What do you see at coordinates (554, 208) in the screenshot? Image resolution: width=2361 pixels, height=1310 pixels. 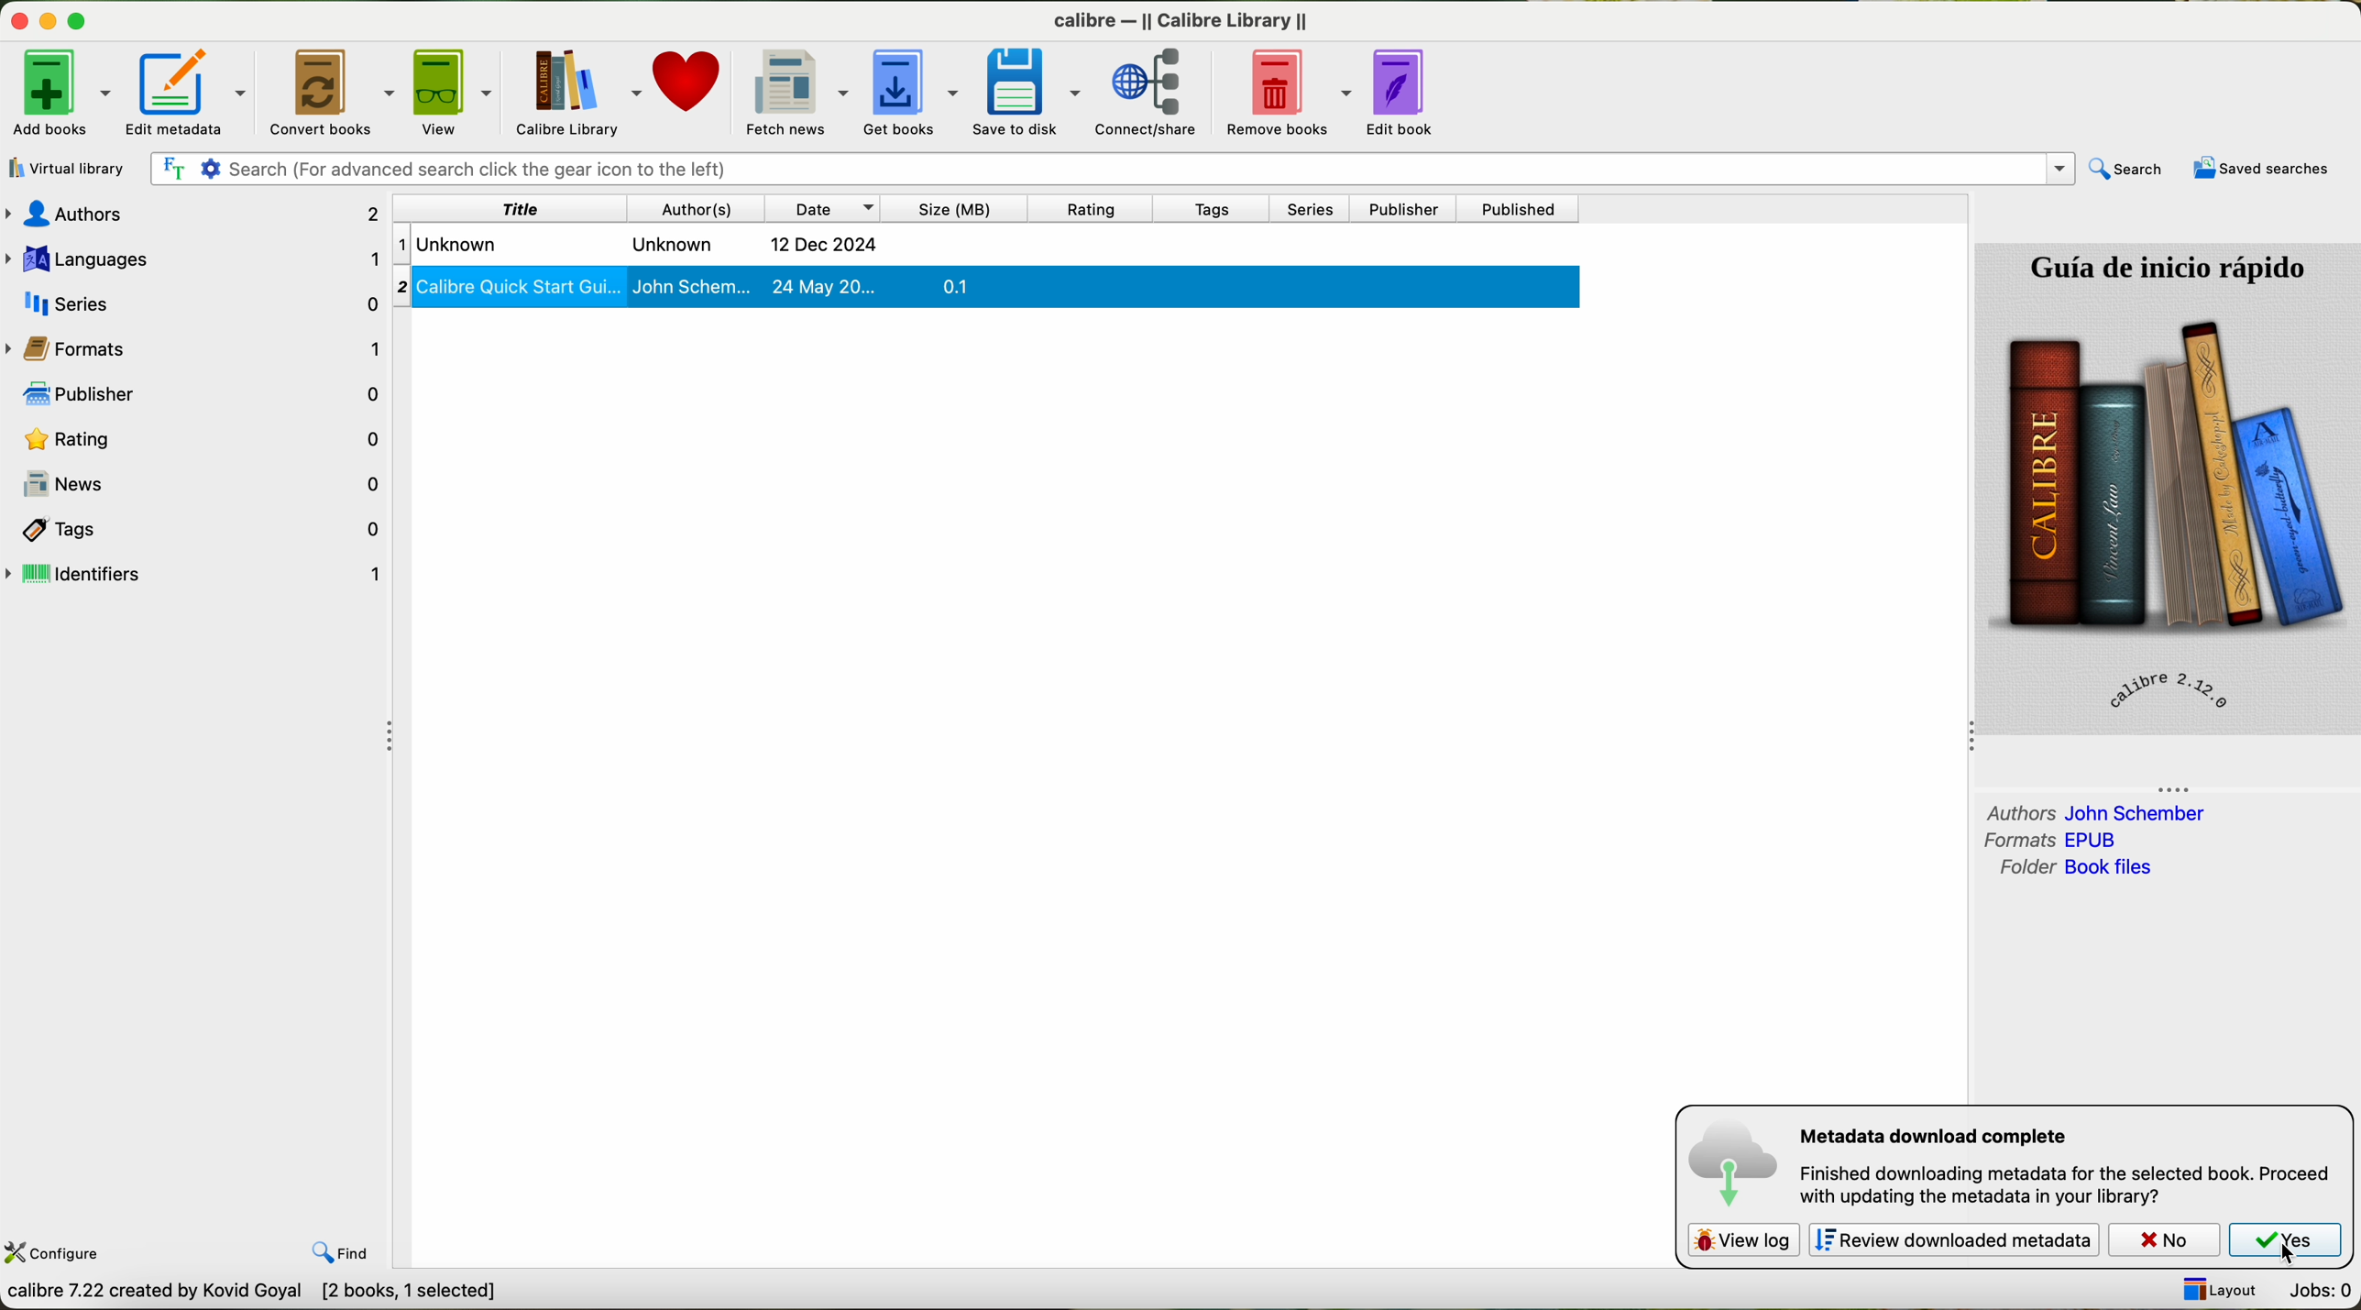 I see `title` at bounding box center [554, 208].